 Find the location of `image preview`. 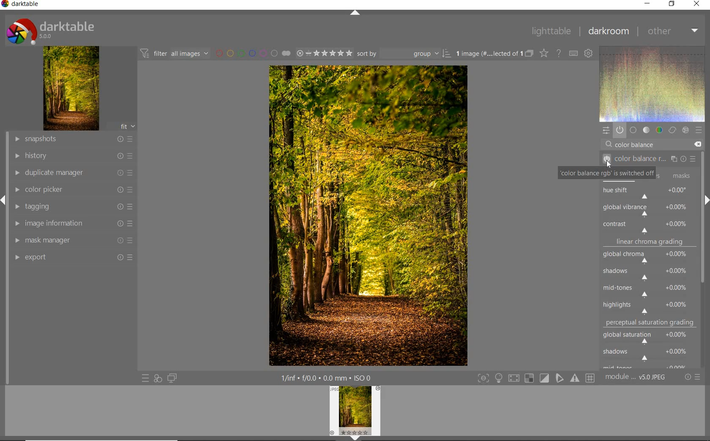

image preview is located at coordinates (355, 414).